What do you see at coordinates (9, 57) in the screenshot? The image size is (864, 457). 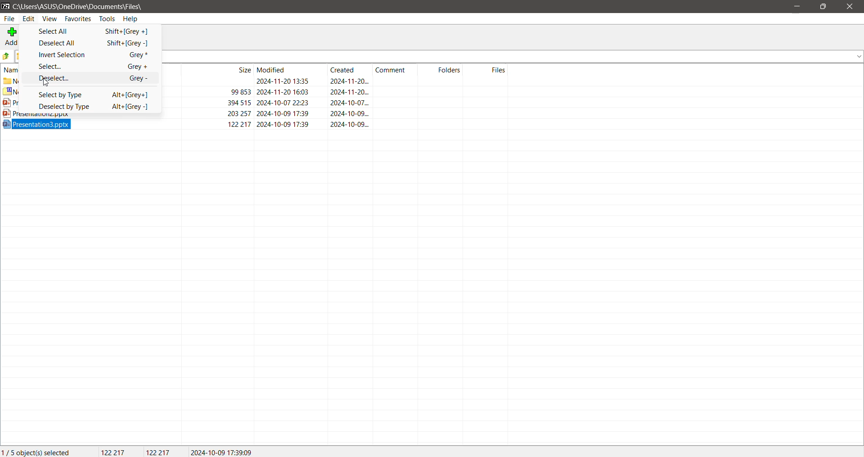 I see `folders` at bounding box center [9, 57].